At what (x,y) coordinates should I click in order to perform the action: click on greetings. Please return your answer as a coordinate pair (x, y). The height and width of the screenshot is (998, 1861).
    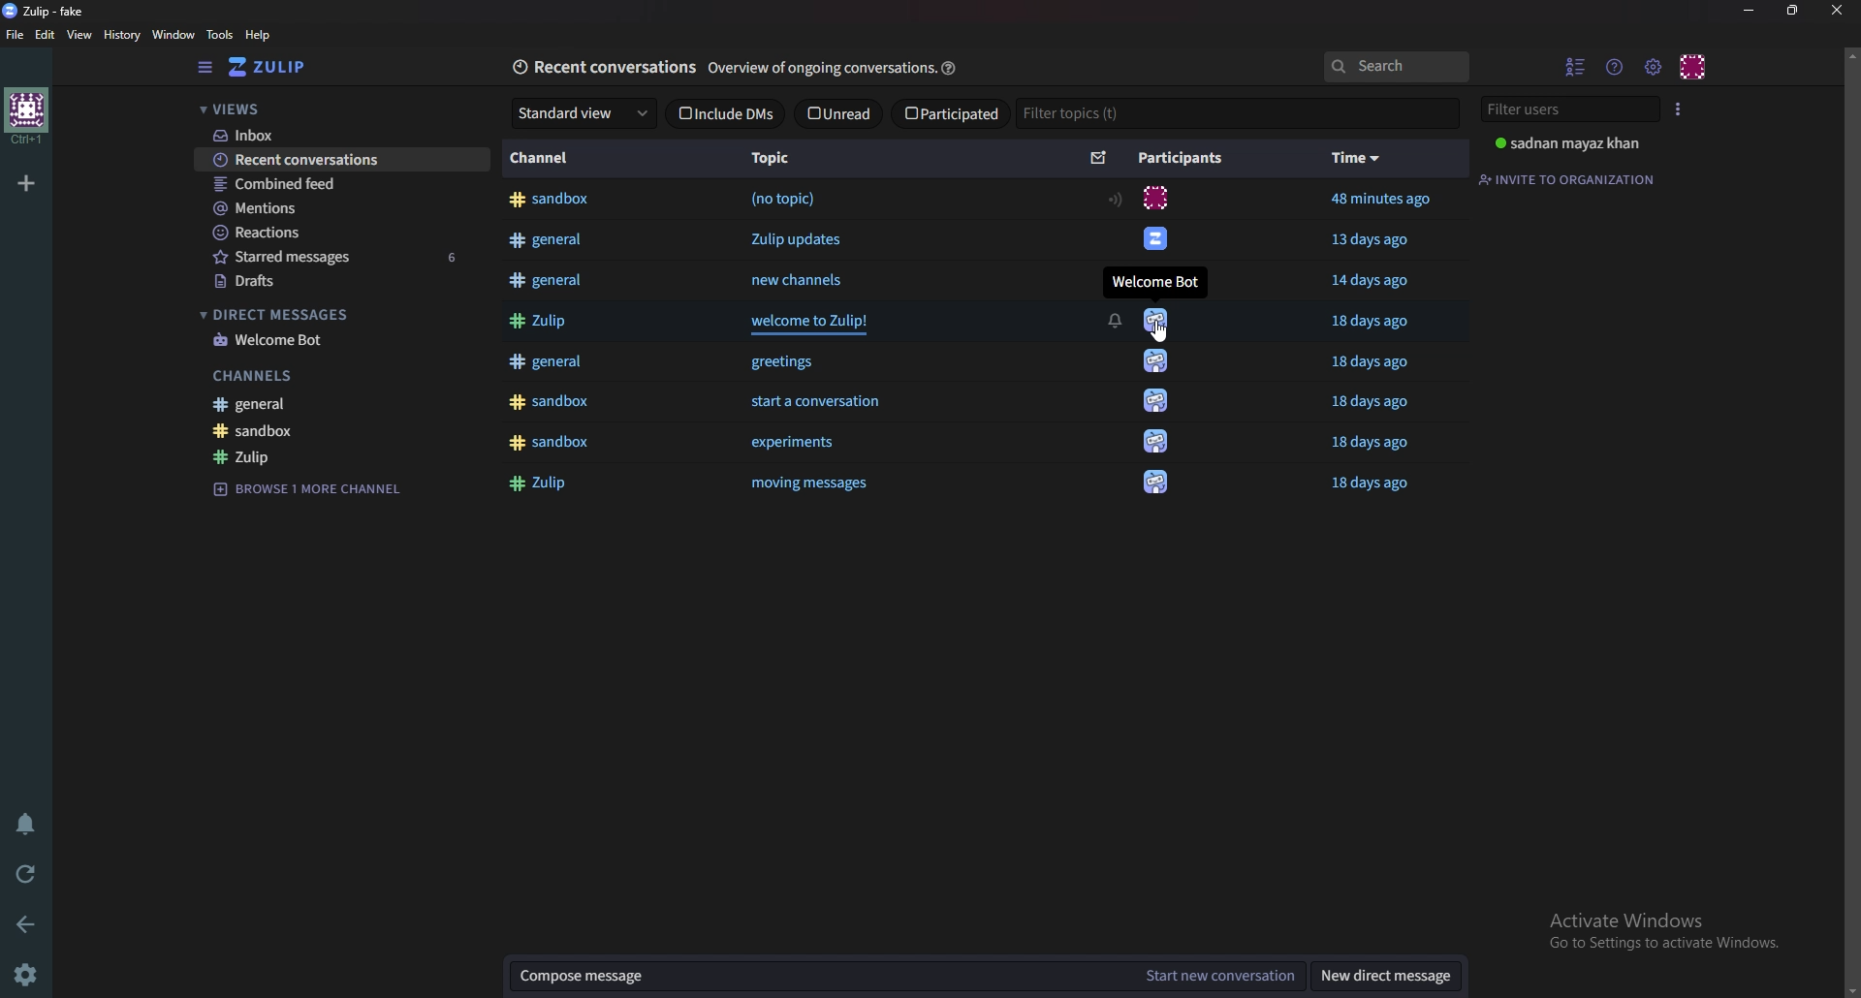
    Looking at the image, I should click on (794, 362).